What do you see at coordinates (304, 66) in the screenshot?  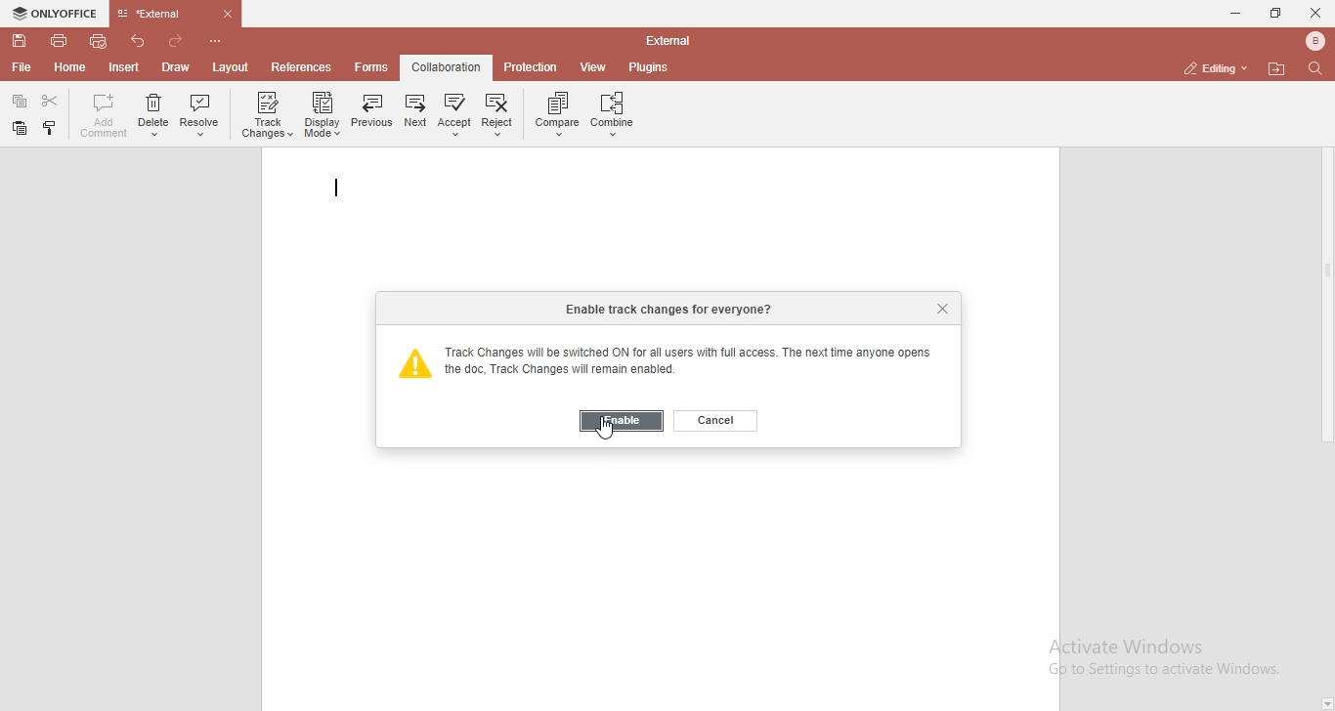 I see `references` at bounding box center [304, 66].